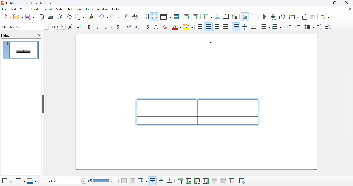 The width and height of the screenshot is (353, 186). I want to click on maximize, so click(335, 3).